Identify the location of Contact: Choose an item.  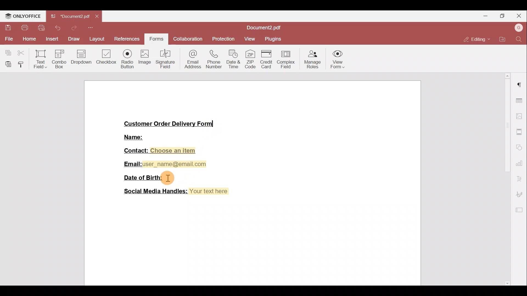
(161, 151).